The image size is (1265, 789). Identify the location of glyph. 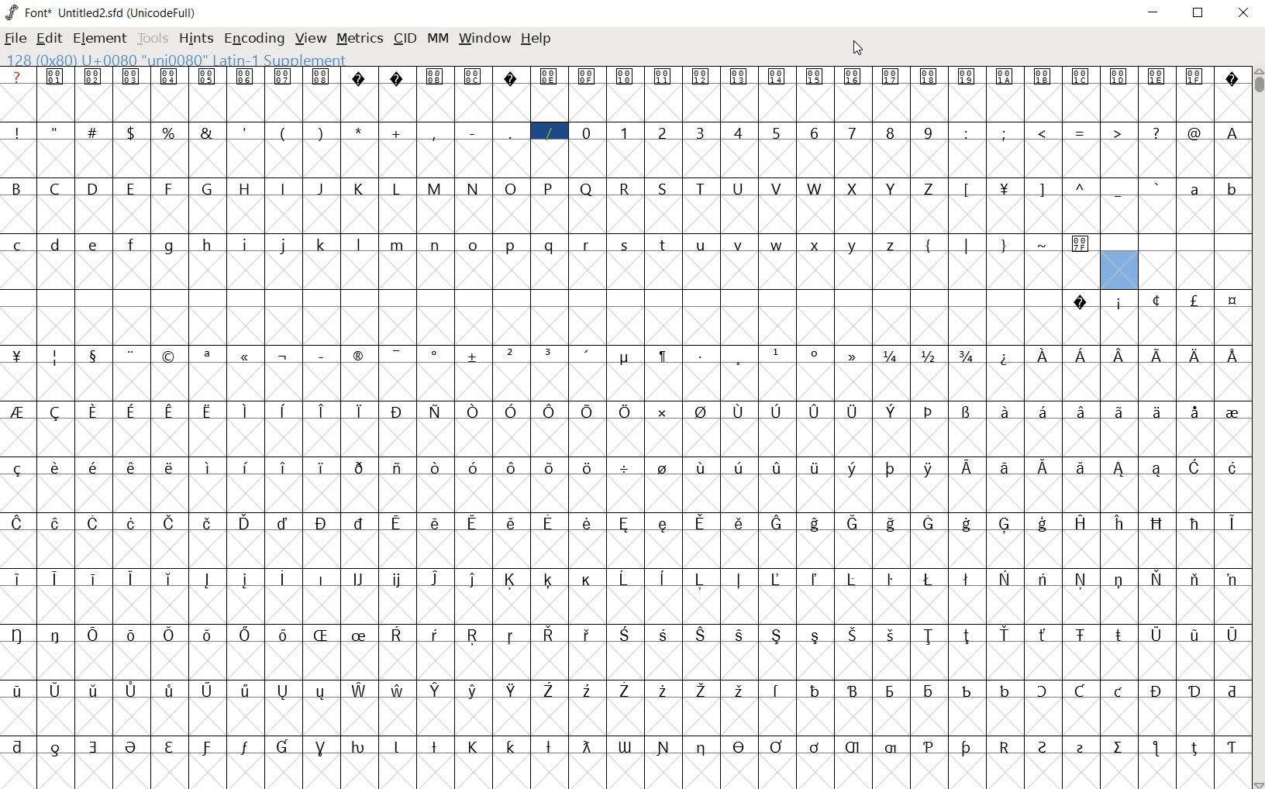
(739, 359).